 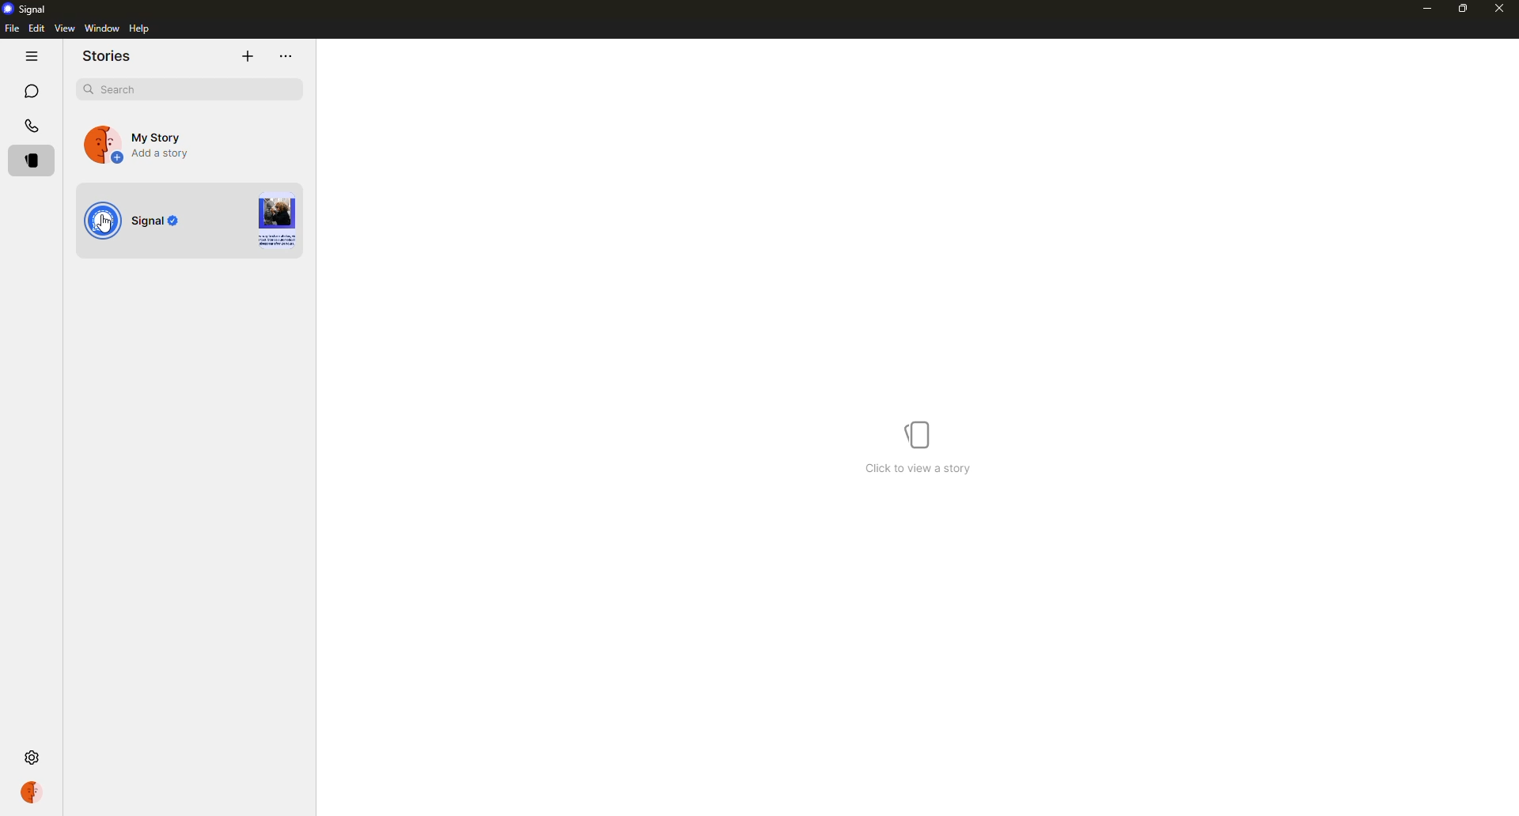 What do you see at coordinates (193, 223) in the screenshot?
I see `view story` at bounding box center [193, 223].